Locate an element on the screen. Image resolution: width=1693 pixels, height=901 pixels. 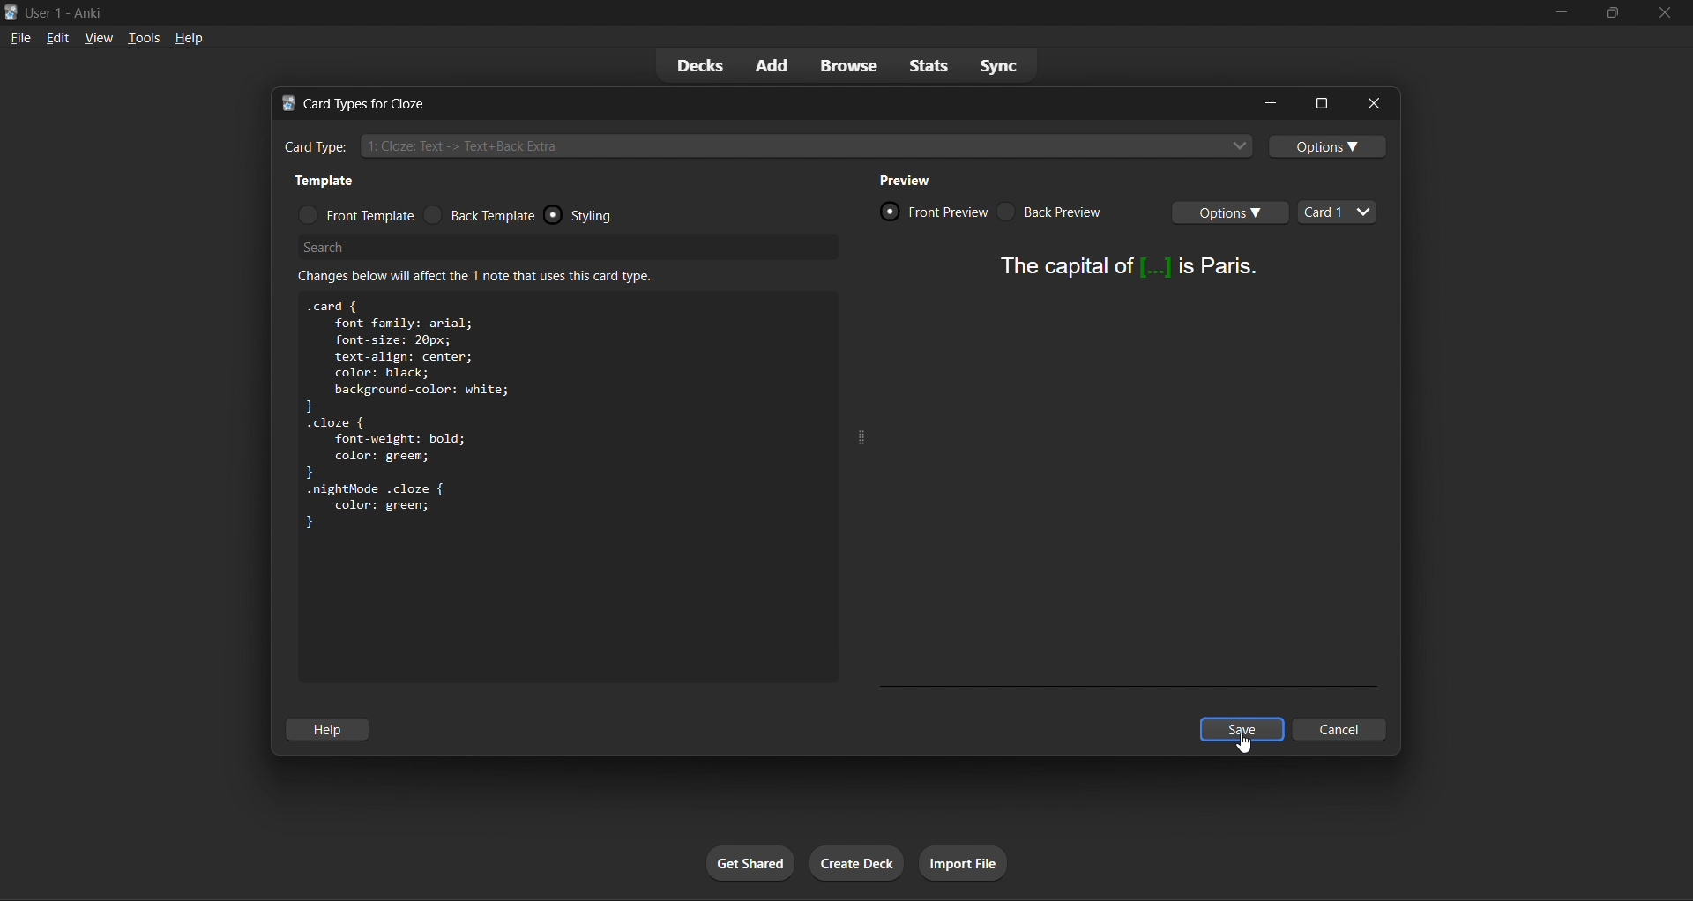
card back preview is located at coordinates (1055, 212).